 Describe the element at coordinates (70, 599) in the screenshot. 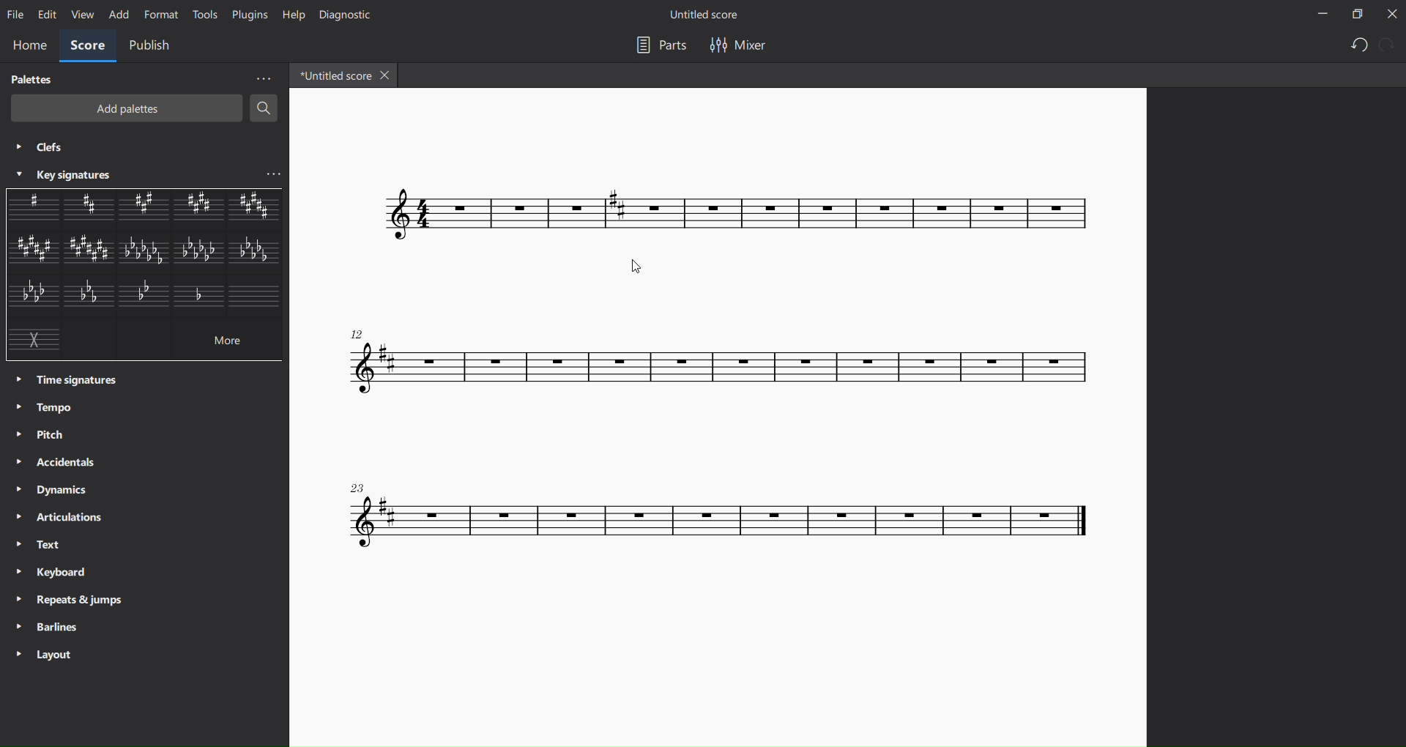

I see `repeats and jumps` at that location.